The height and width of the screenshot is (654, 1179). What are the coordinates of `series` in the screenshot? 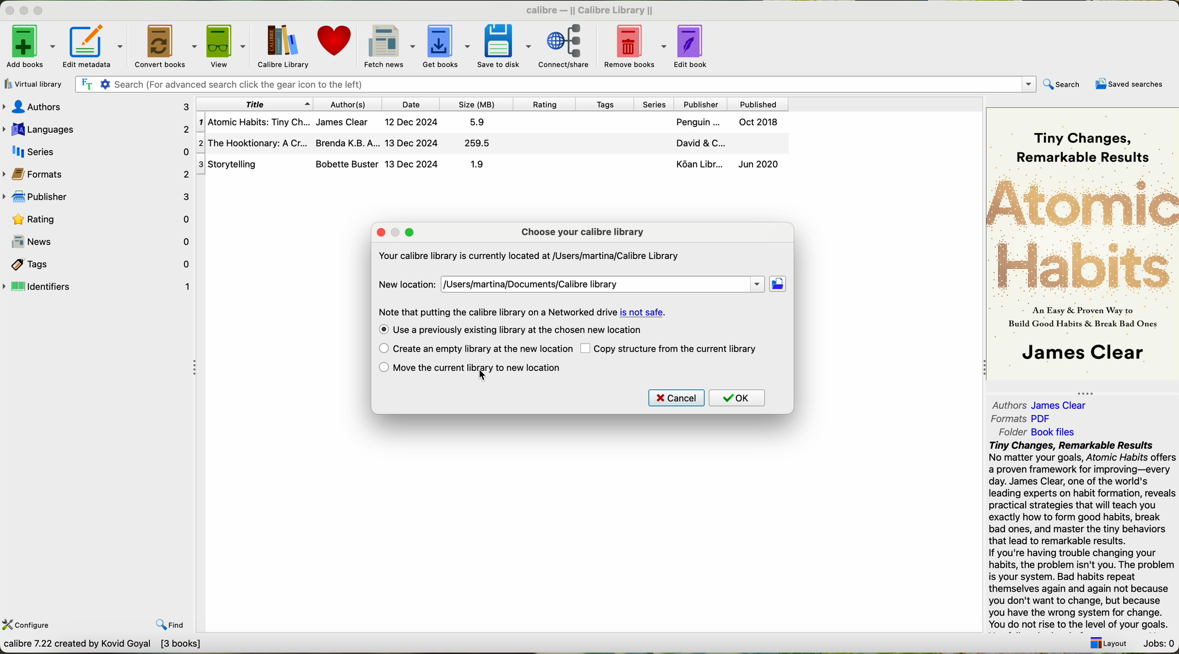 It's located at (97, 151).